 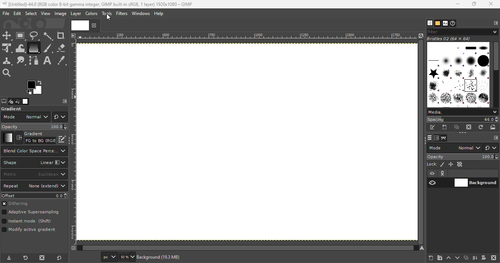 What do you see at coordinates (34, 175) in the screenshot?
I see `Matric to the use for the distance calculation` at bounding box center [34, 175].